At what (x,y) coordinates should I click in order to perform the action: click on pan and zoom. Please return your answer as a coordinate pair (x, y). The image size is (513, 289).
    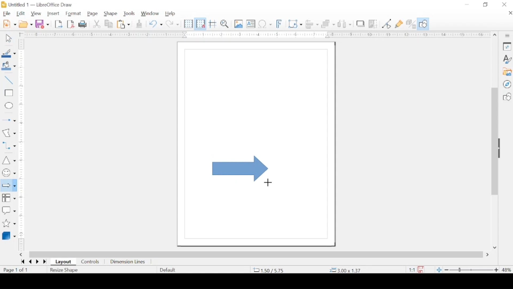
    Looking at the image, I should click on (225, 24).